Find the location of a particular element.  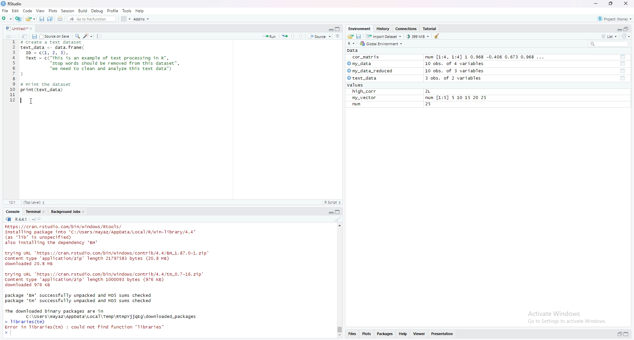

Environment is located at coordinates (360, 28).